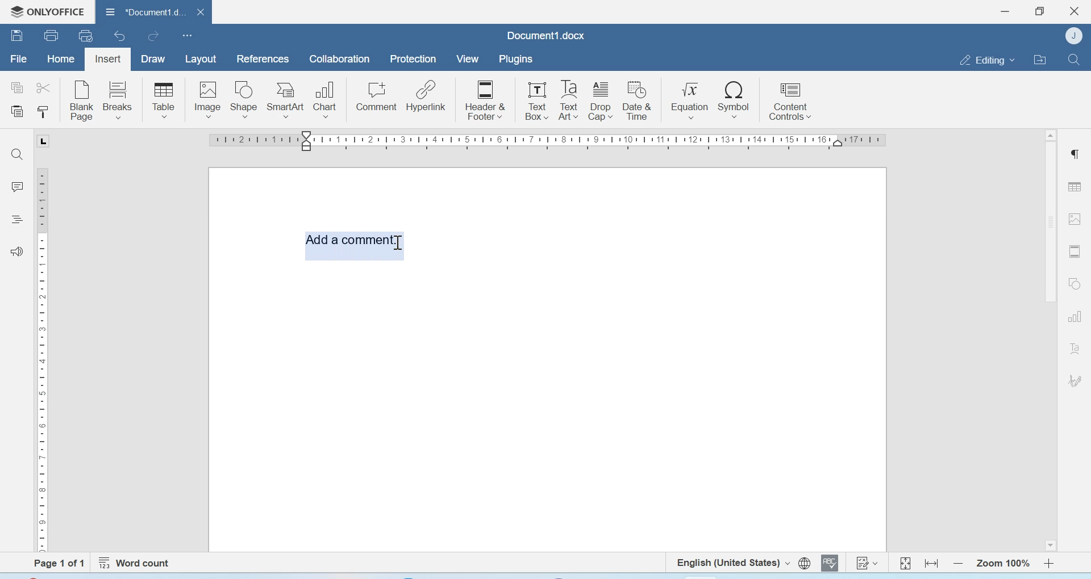 The image size is (1091, 579). I want to click on Layout, so click(200, 60).